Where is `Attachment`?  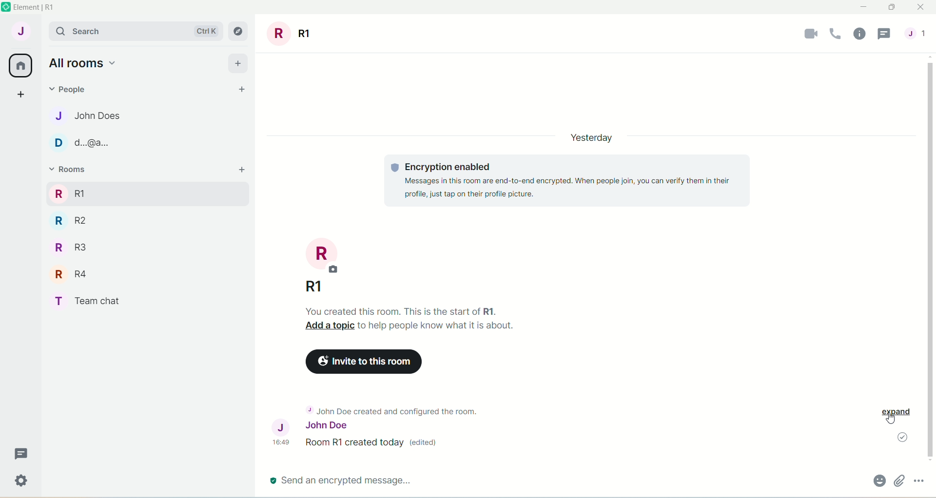 Attachment is located at coordinates (900, 481).